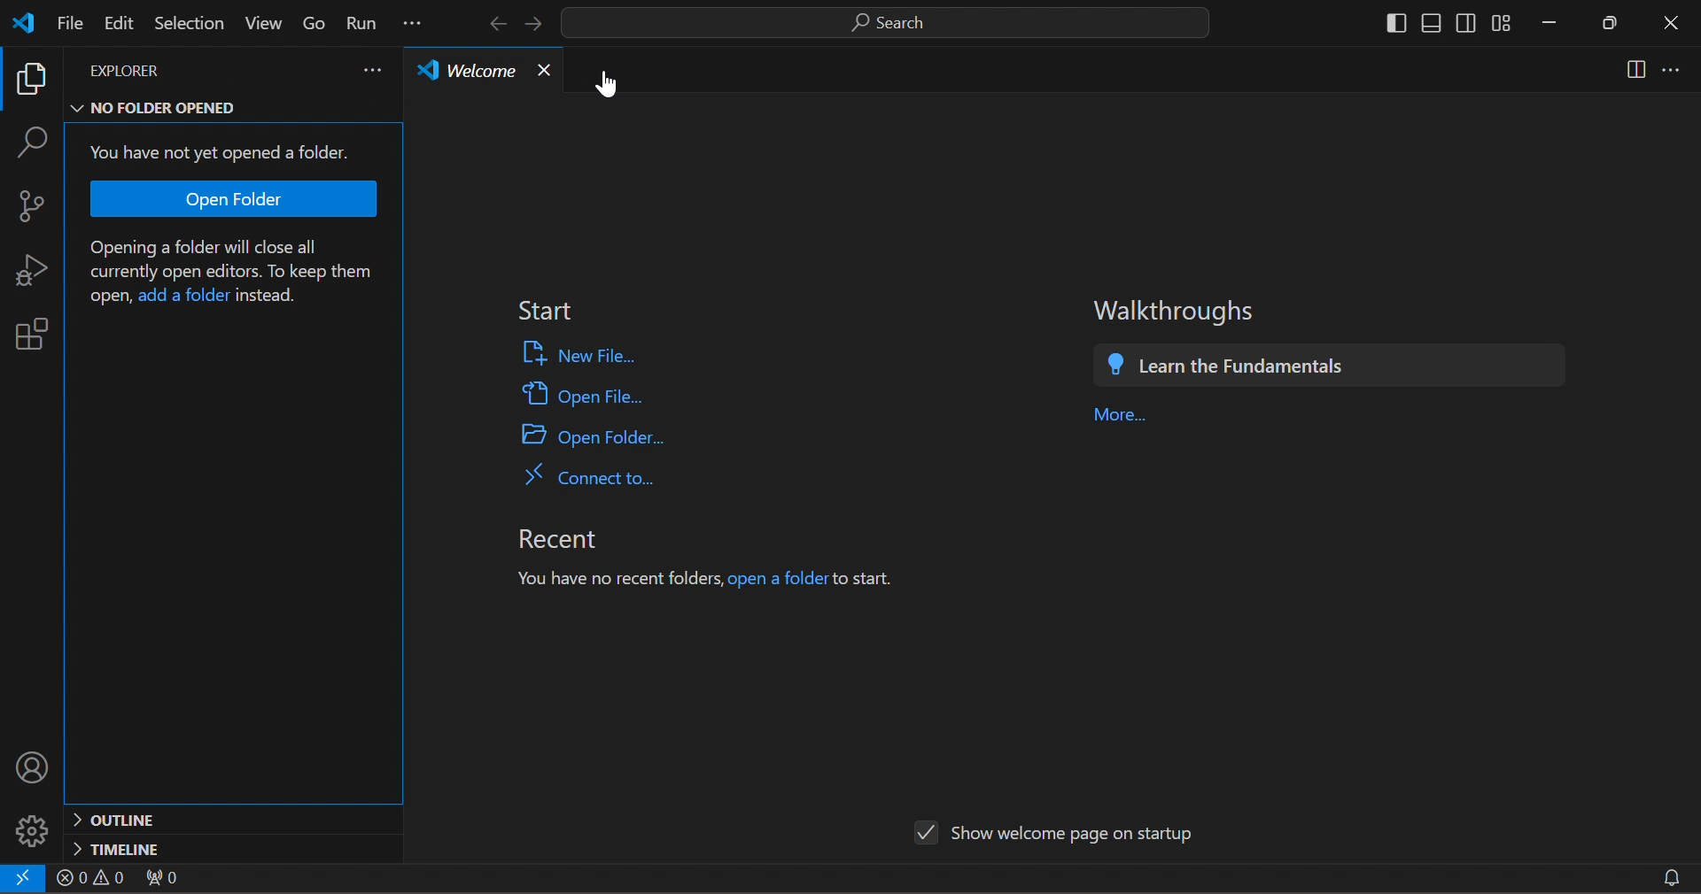 This screenshot has width=1701, height=894. What do you see at coordinates (35, 77) in the screenshot?
I see `copy` at bounding box center [35, 77].